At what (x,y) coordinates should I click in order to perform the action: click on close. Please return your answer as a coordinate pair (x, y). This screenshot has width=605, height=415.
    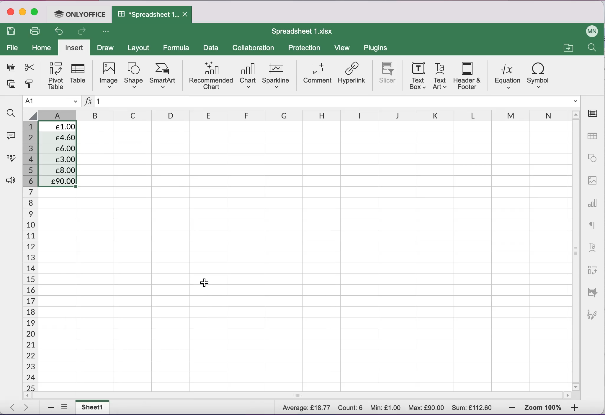
    Looking at the image, I should click on (10, 14).